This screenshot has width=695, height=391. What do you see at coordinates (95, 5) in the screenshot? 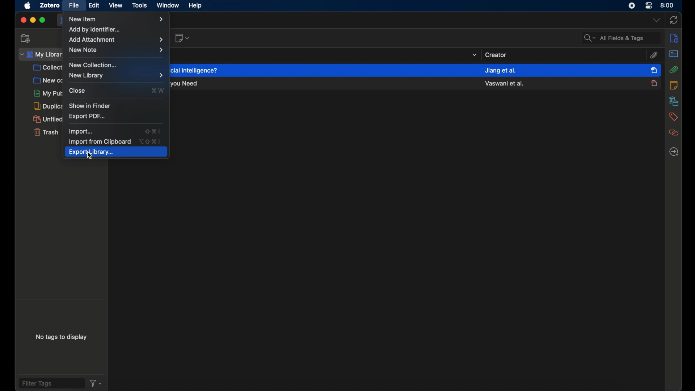
I see `edit` at bounding box center [95, 5].